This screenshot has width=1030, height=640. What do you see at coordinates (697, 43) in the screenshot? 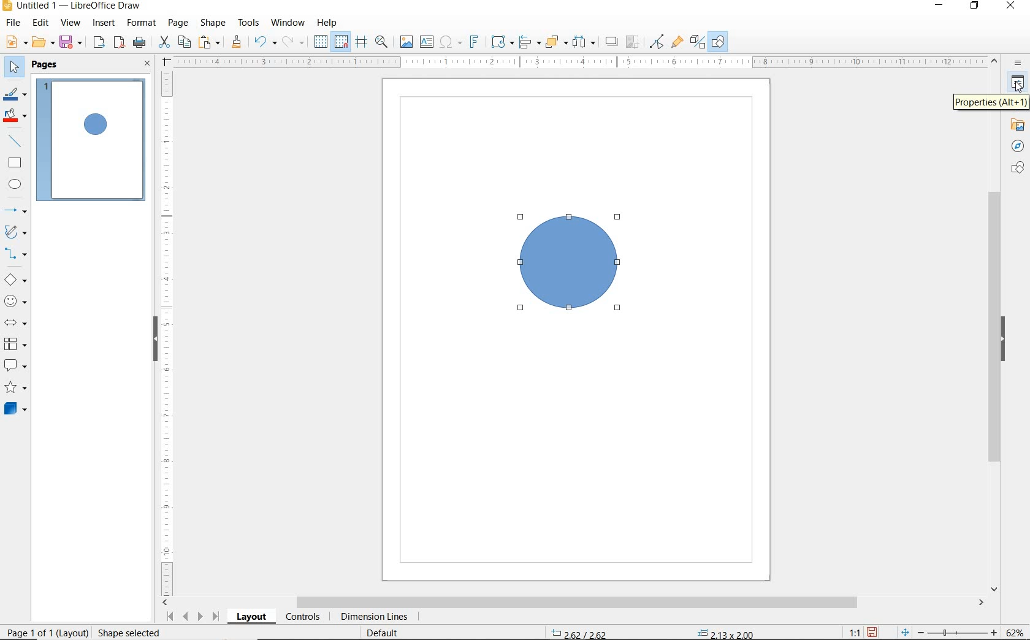
I see `TOGGLE EXTRUSION` at bounding box center [697, 43].